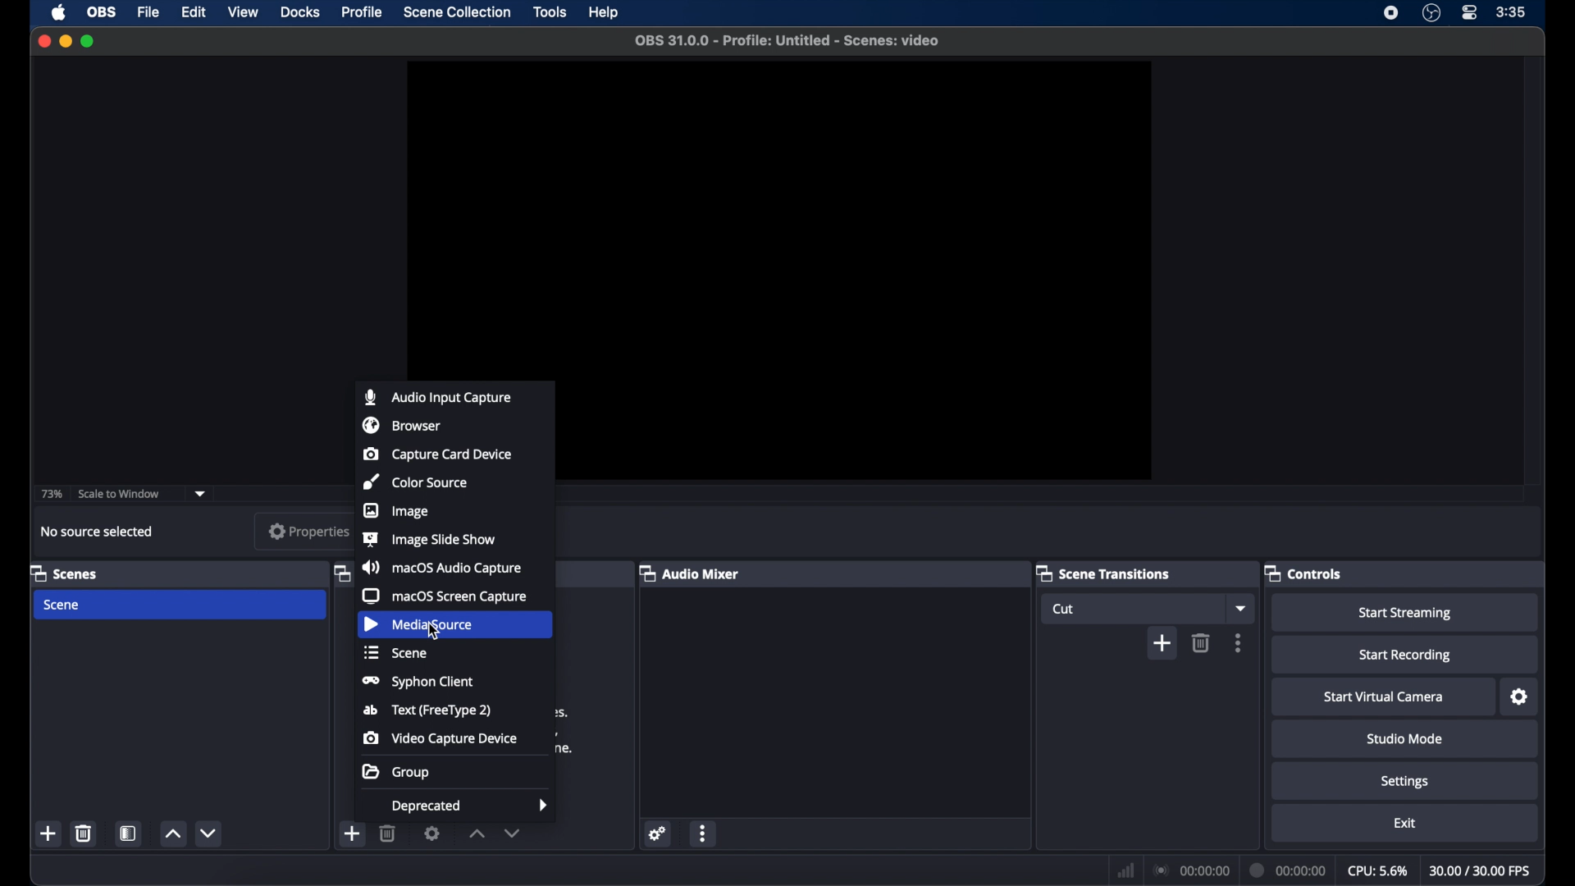 The image size is (1575, 886). Describe the element at coordinates (429, 711) in the screenshot. I see `text` at that location.